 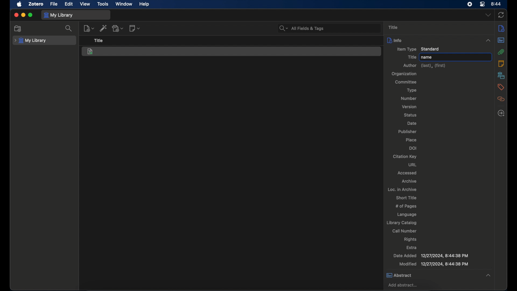 I want to click on control center, so click(x=483, y=4).